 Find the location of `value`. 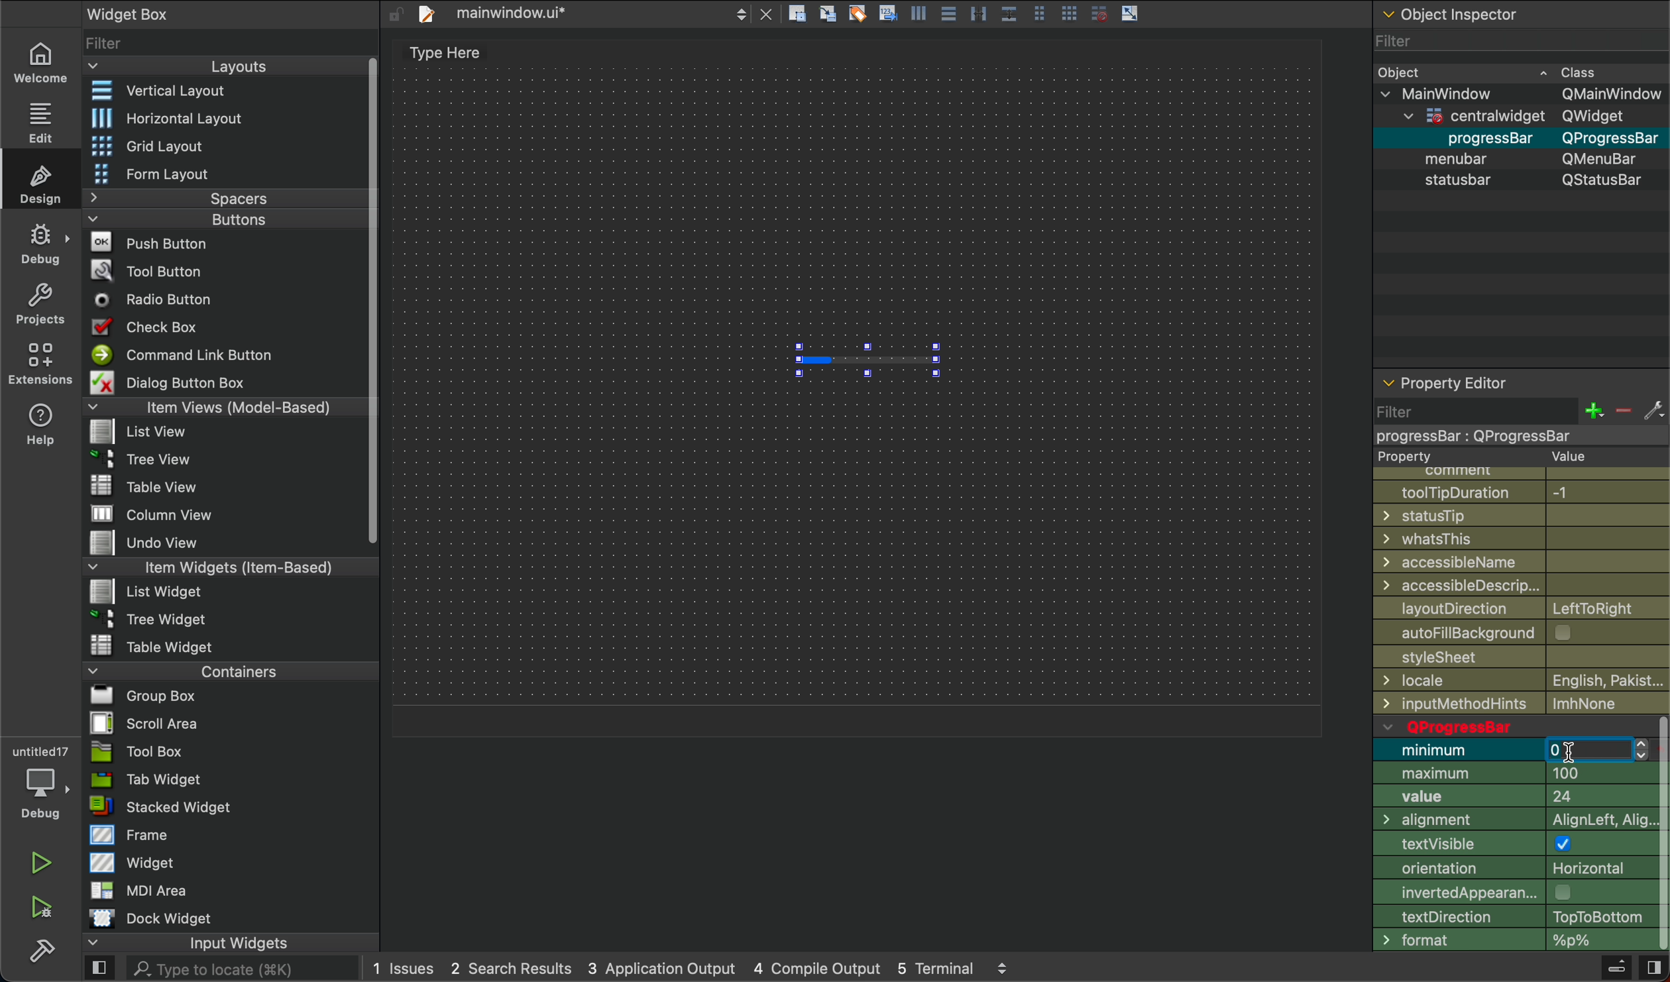

value is located at coordinates (1512, 799).